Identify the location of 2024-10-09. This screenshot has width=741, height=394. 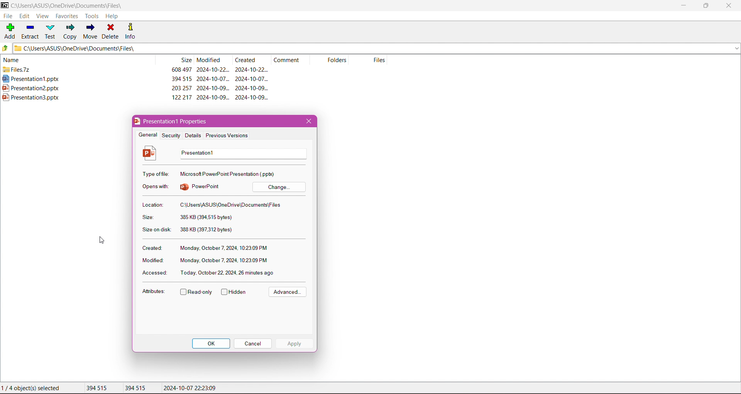
(213, 88).